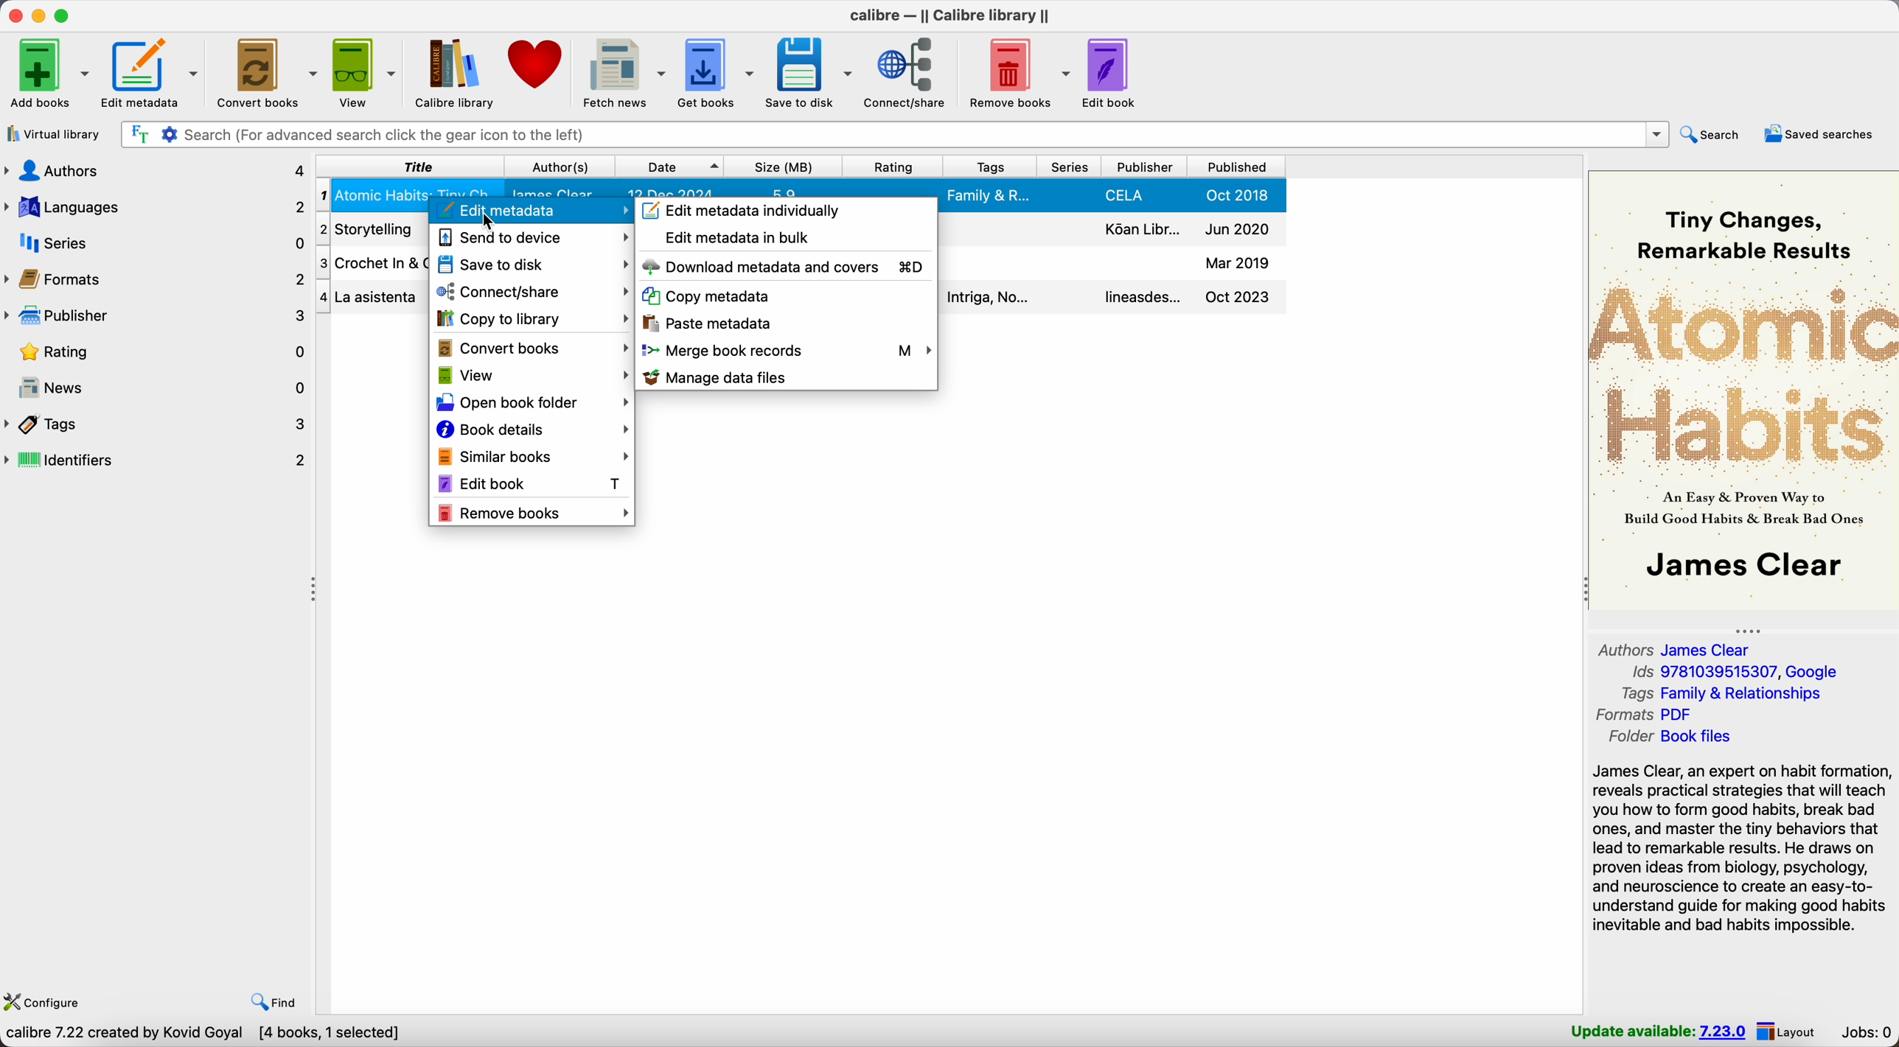  What do you see at coordinates (157, 388) in the screenshot?
I see `news` at bounding box center [157, 388].